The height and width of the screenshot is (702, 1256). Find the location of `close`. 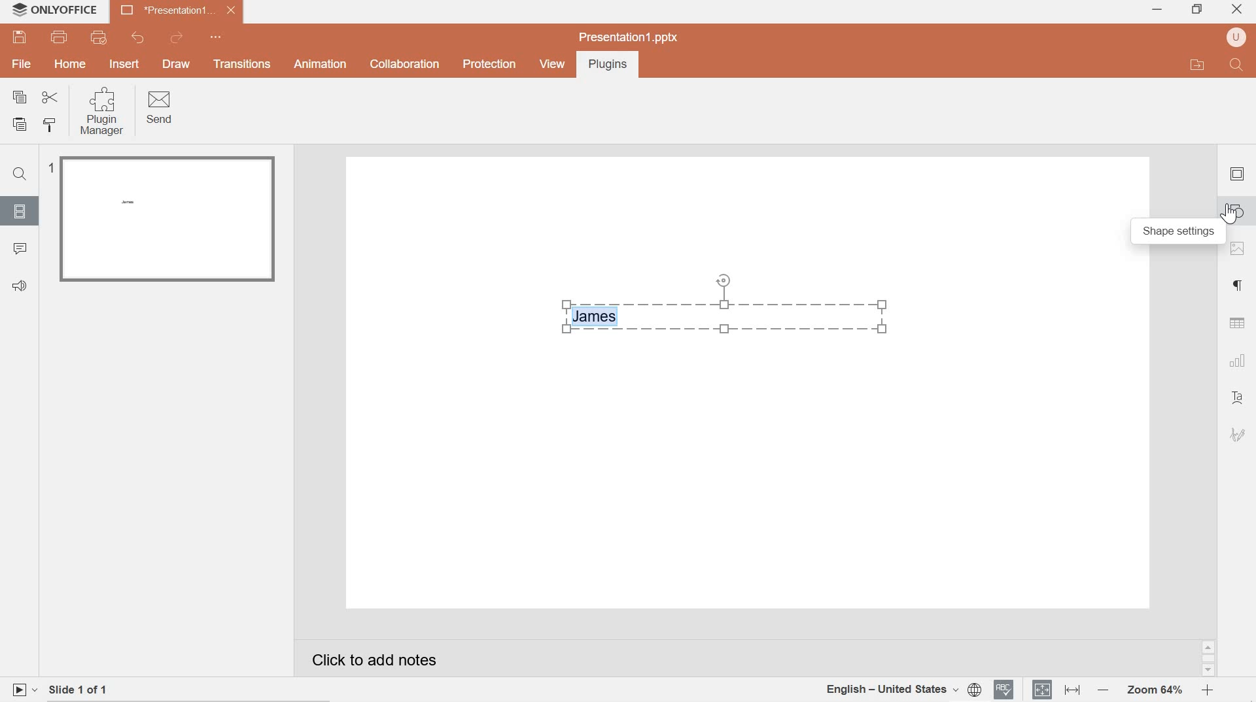

close is located at coordinates (1239, 7).